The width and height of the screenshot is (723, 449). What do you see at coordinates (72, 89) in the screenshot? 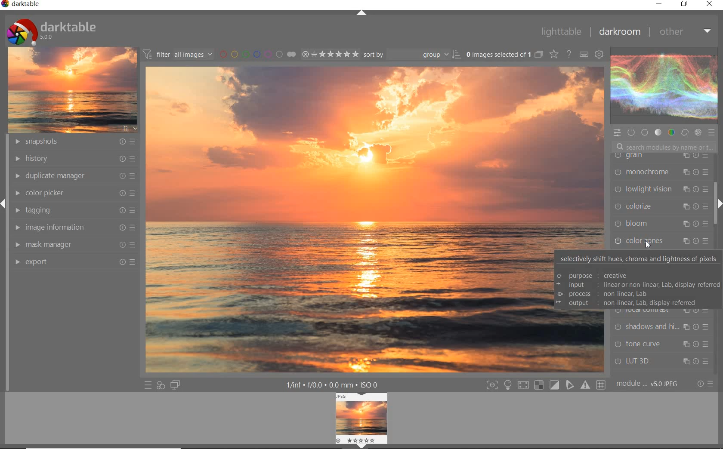
I see `IMAGE` at bounding box center [72, 89].